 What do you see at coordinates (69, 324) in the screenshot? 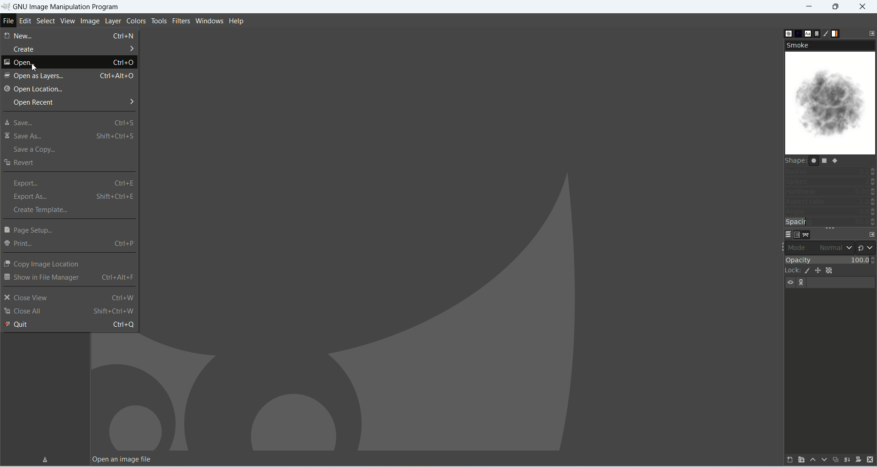
I see `quit` at bounding box center [69, 324].